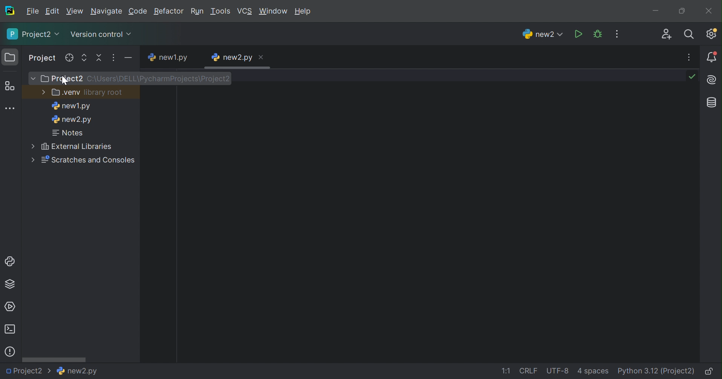  I want to click on More actions, so click(618, 33).